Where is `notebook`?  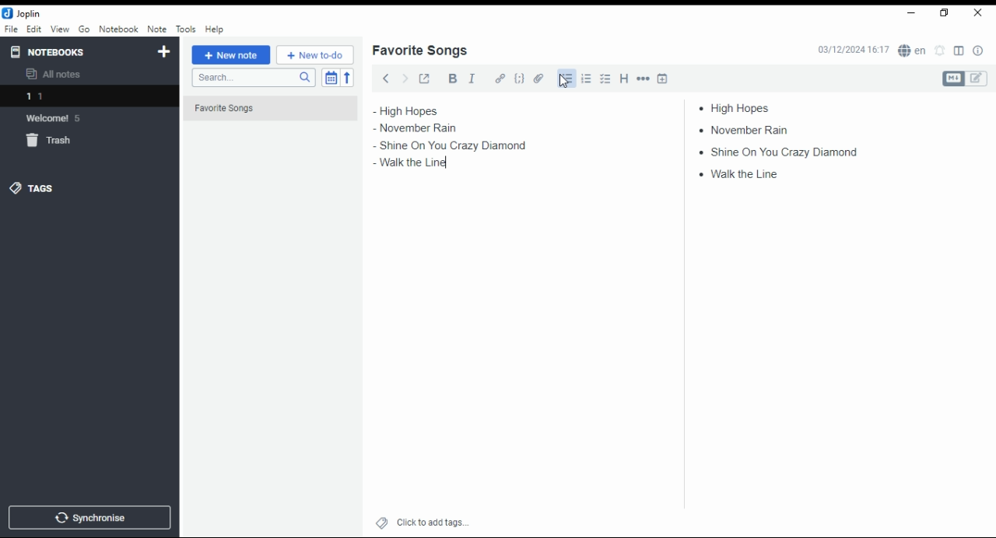
notebook is located at coordinates (118, 29).